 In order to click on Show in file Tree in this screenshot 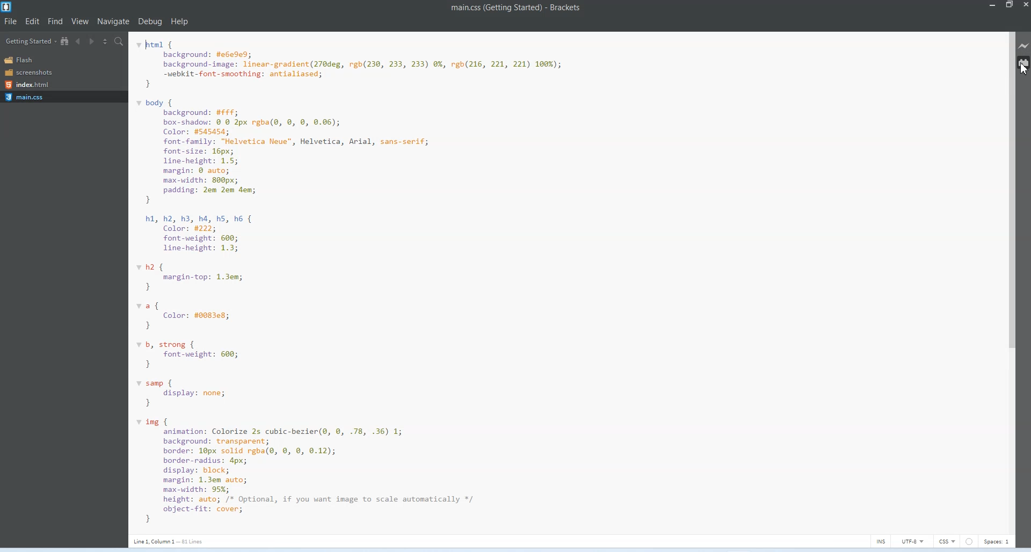, I will do `click(65, 41)`.